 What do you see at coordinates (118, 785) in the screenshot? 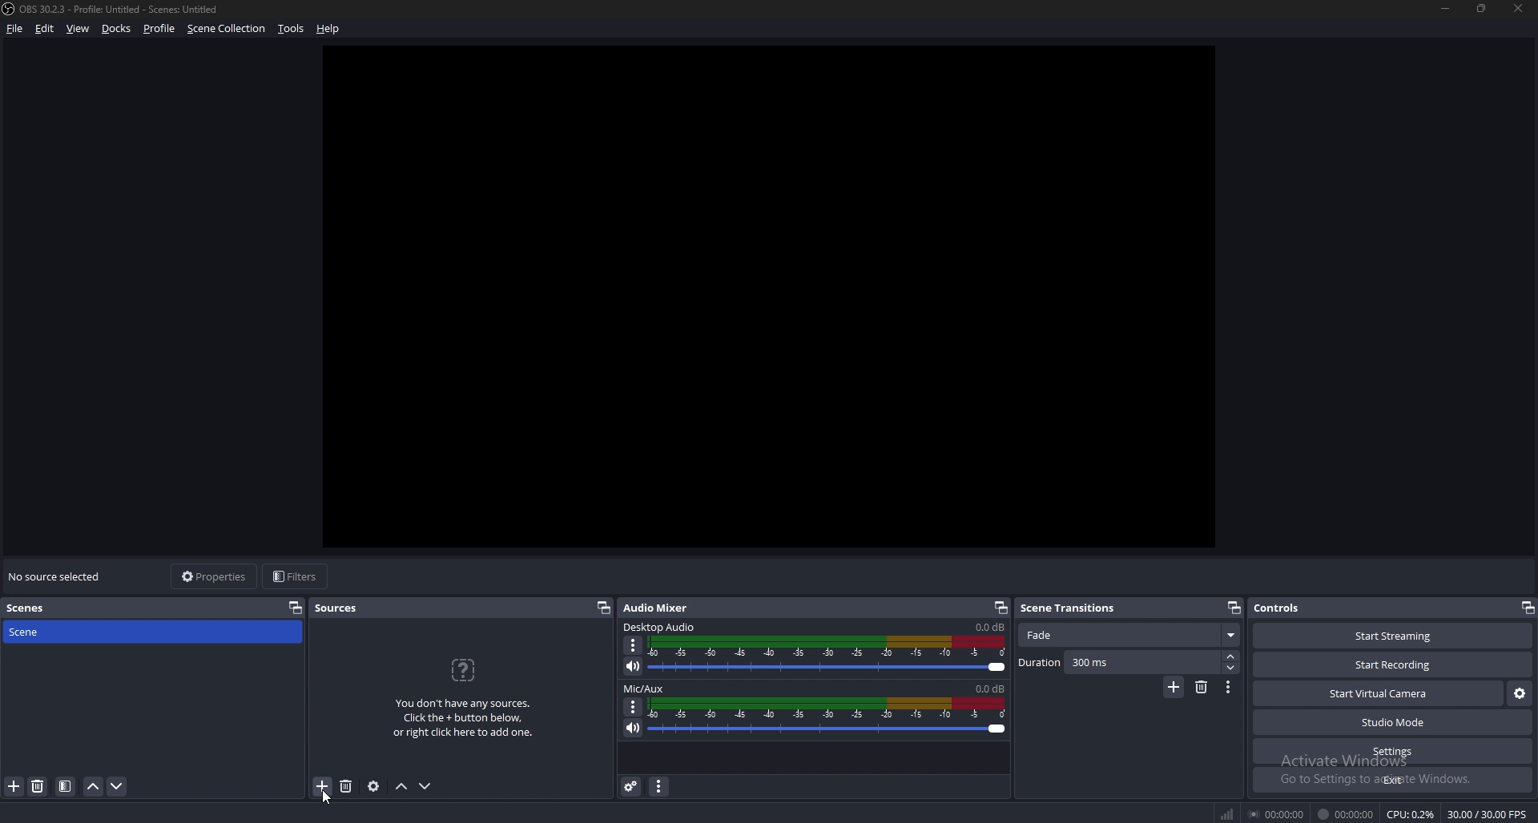
I see `move scene down` at bounding box center [118, 785].